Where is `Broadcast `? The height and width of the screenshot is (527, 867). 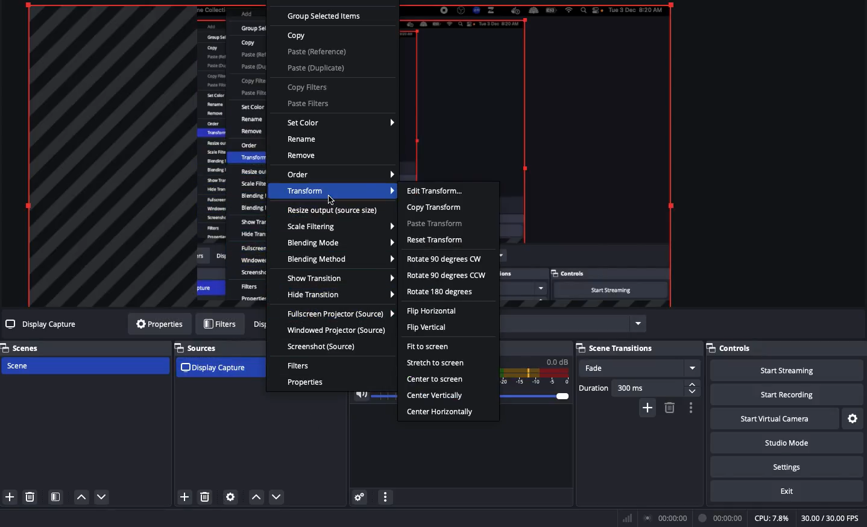
Broadcast  is located at coordinates (666, 518).